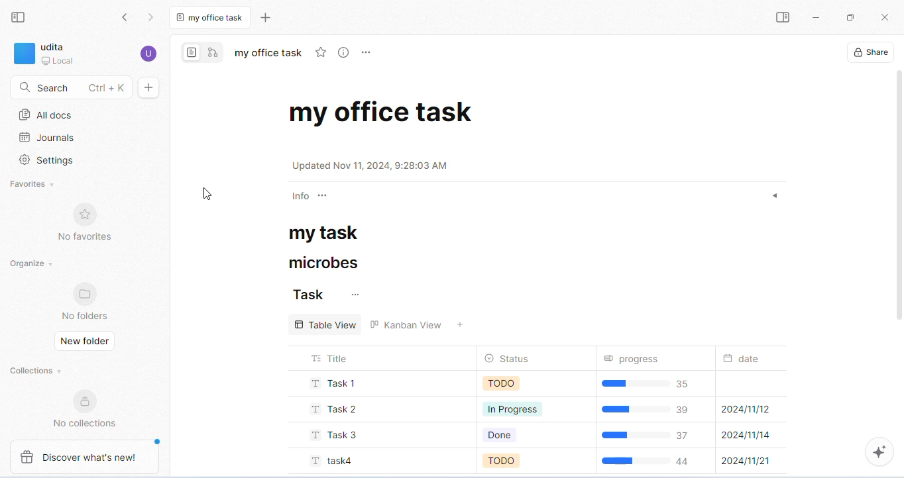 The width and height of the screenshot is (904, 478). I want to click on task4, so click(331, 459).